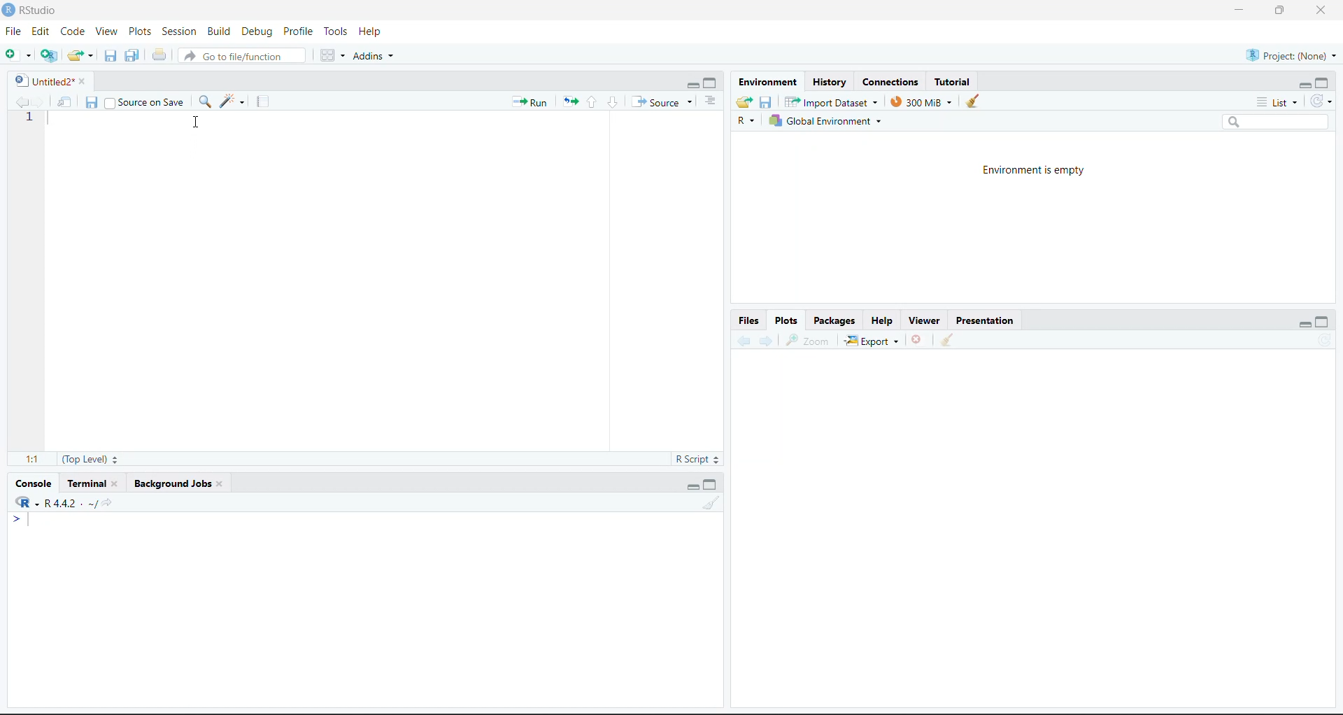  What do you see at coordinates (977, 101) in the screenshot?
I see `clear history` at bounding box center [977, 101].